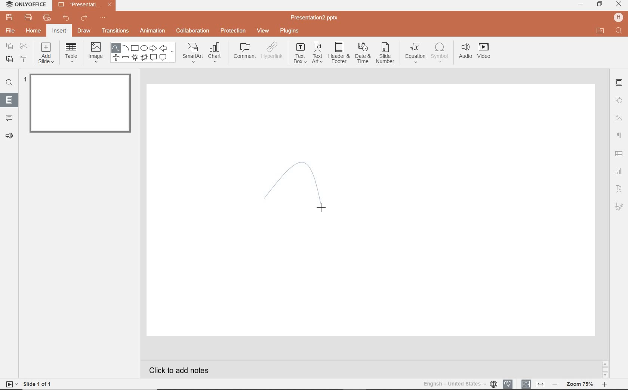 Image resolution: width=628 pixels, height=390 pixels. Describe the element at coordinates (96, 52) in the screenshot. I see `IMAGE` at that location.